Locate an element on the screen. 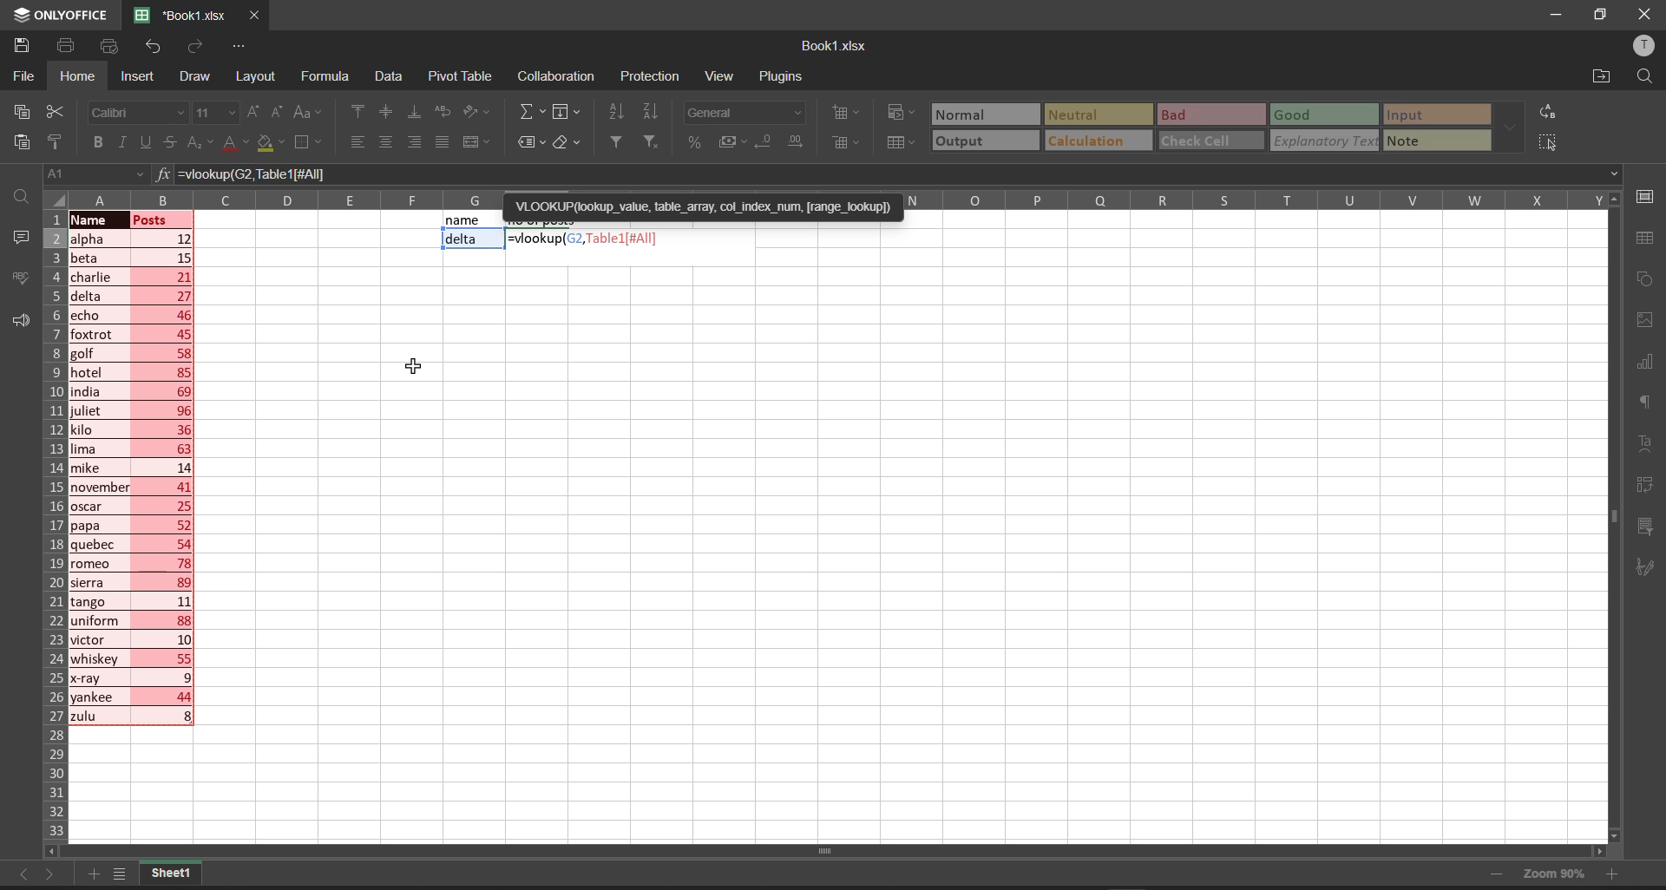 The image size is (1666, 890). named ranges is located at coordinates (530, 143).